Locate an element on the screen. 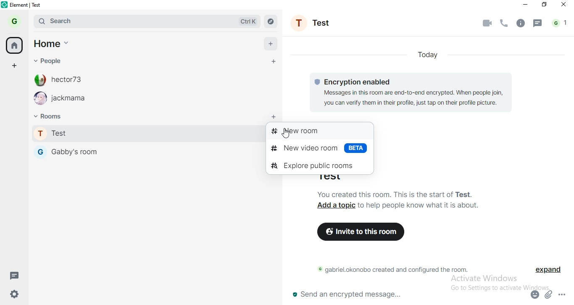  home is located at coordinates (51, 43).